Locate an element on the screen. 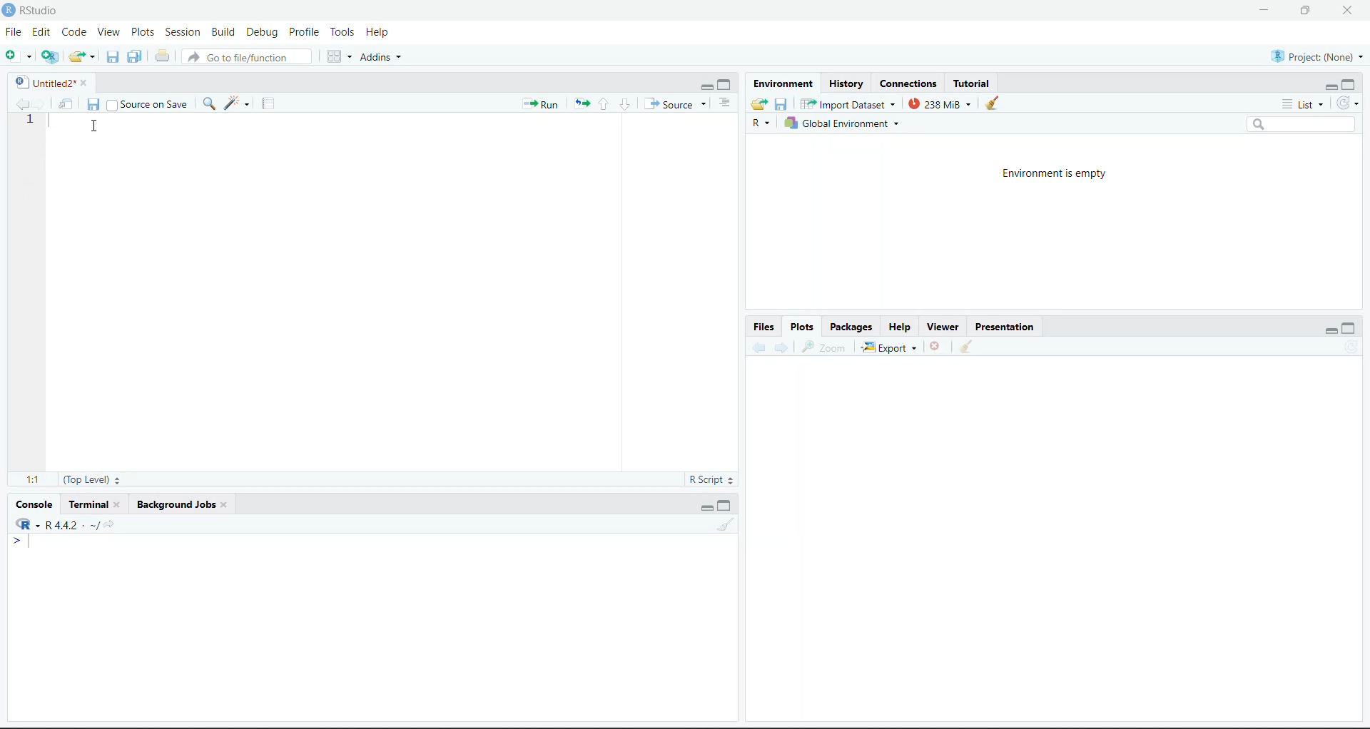 The height and width of the screenshot is (729, 1370). rerun is located at coordinates (582, 105).